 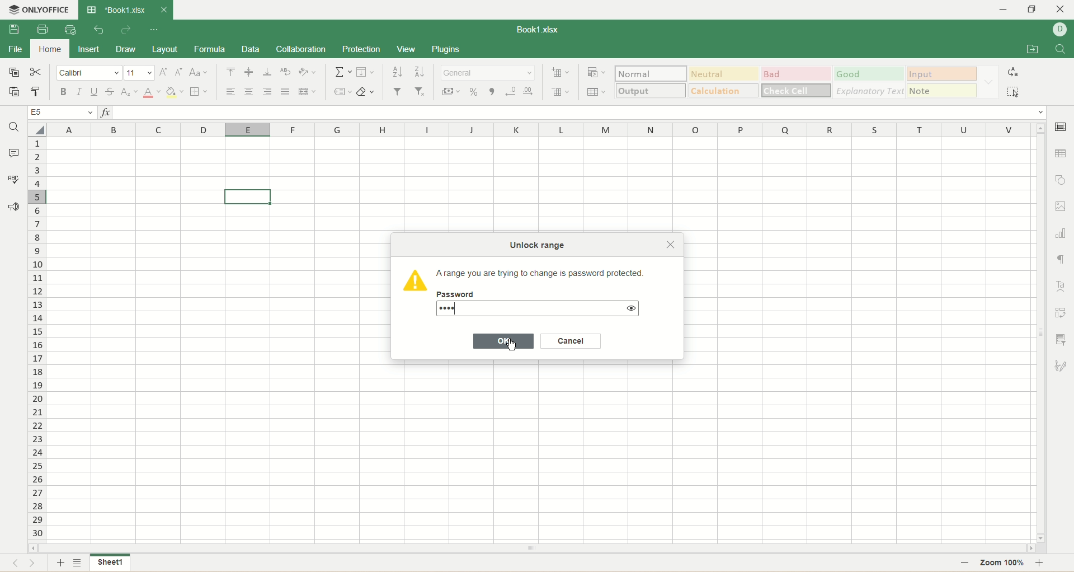 What do you see at coordinates (175, 92) in the screenshot?
I see `background color` at bounding box center [175, 92].